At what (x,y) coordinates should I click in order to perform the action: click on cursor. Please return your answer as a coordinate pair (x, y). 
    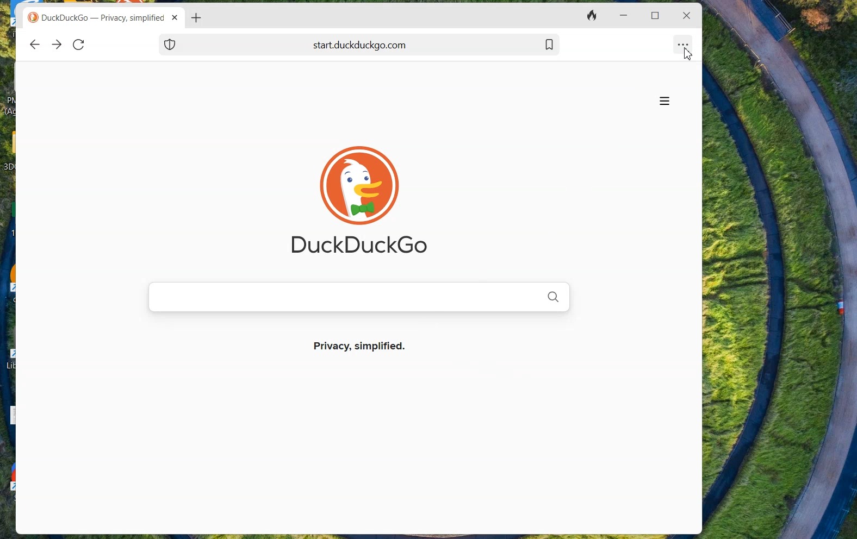
    Looking at the image, I should click on (687, 57).